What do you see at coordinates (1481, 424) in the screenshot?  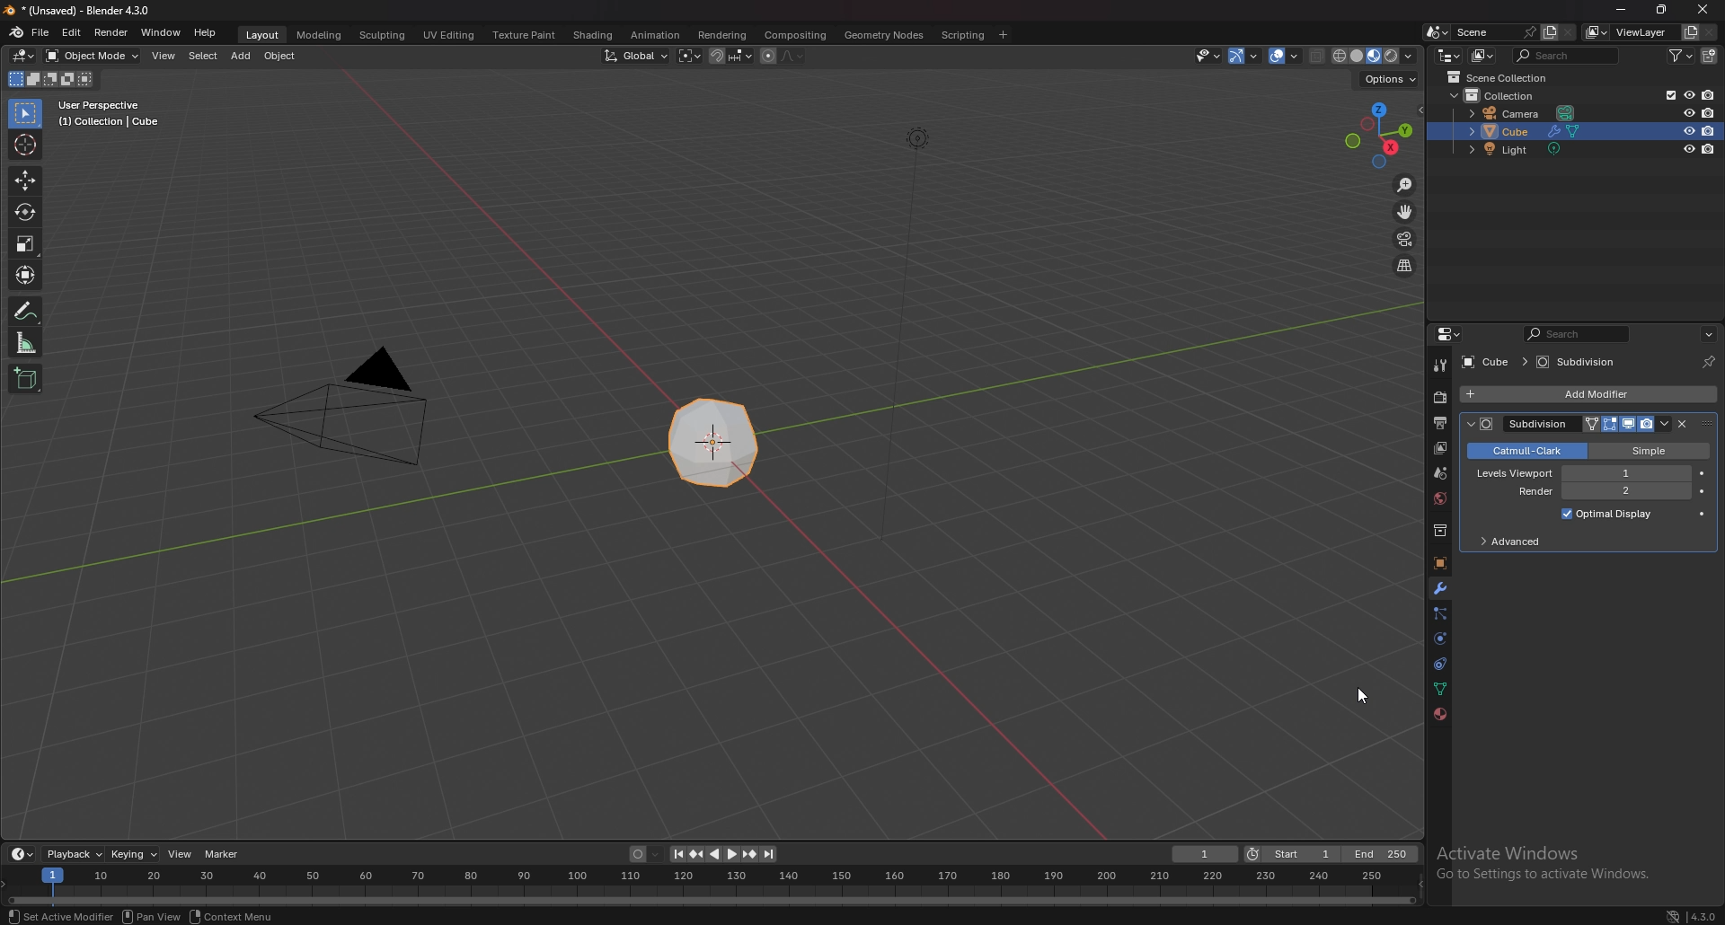 I see `set active modifier` at bounding box center [1481, 424].